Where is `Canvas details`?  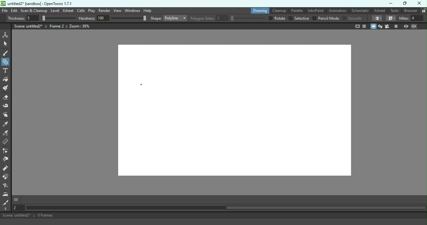
Canvas details is located at coordinates (52, 26).